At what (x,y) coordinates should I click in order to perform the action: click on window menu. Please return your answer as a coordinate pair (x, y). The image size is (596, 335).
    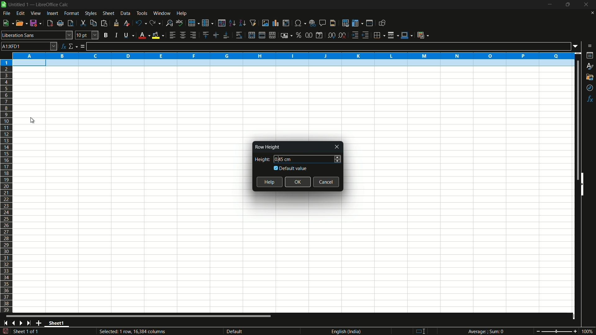
    Looking at the image, I should click on (162, 13).